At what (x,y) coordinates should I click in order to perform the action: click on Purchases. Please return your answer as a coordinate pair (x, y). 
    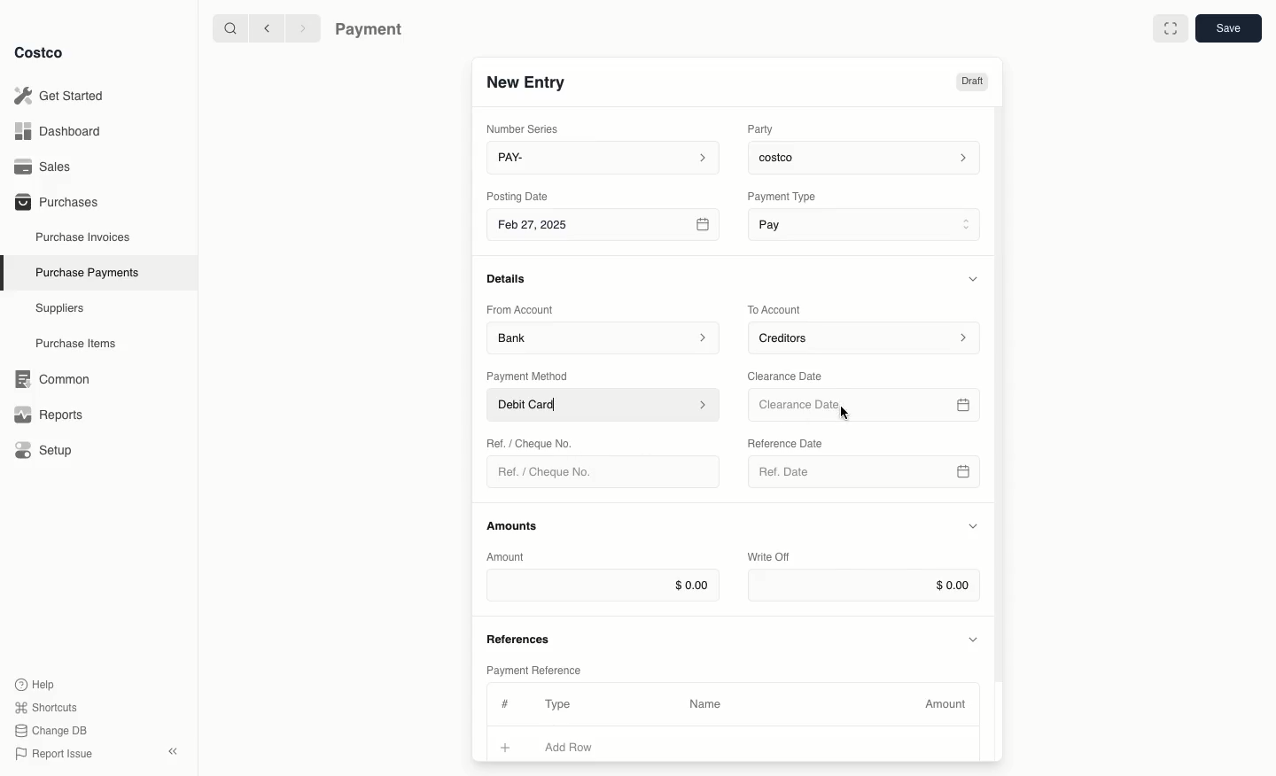
    Looking at the image, I should click on (56, 201).